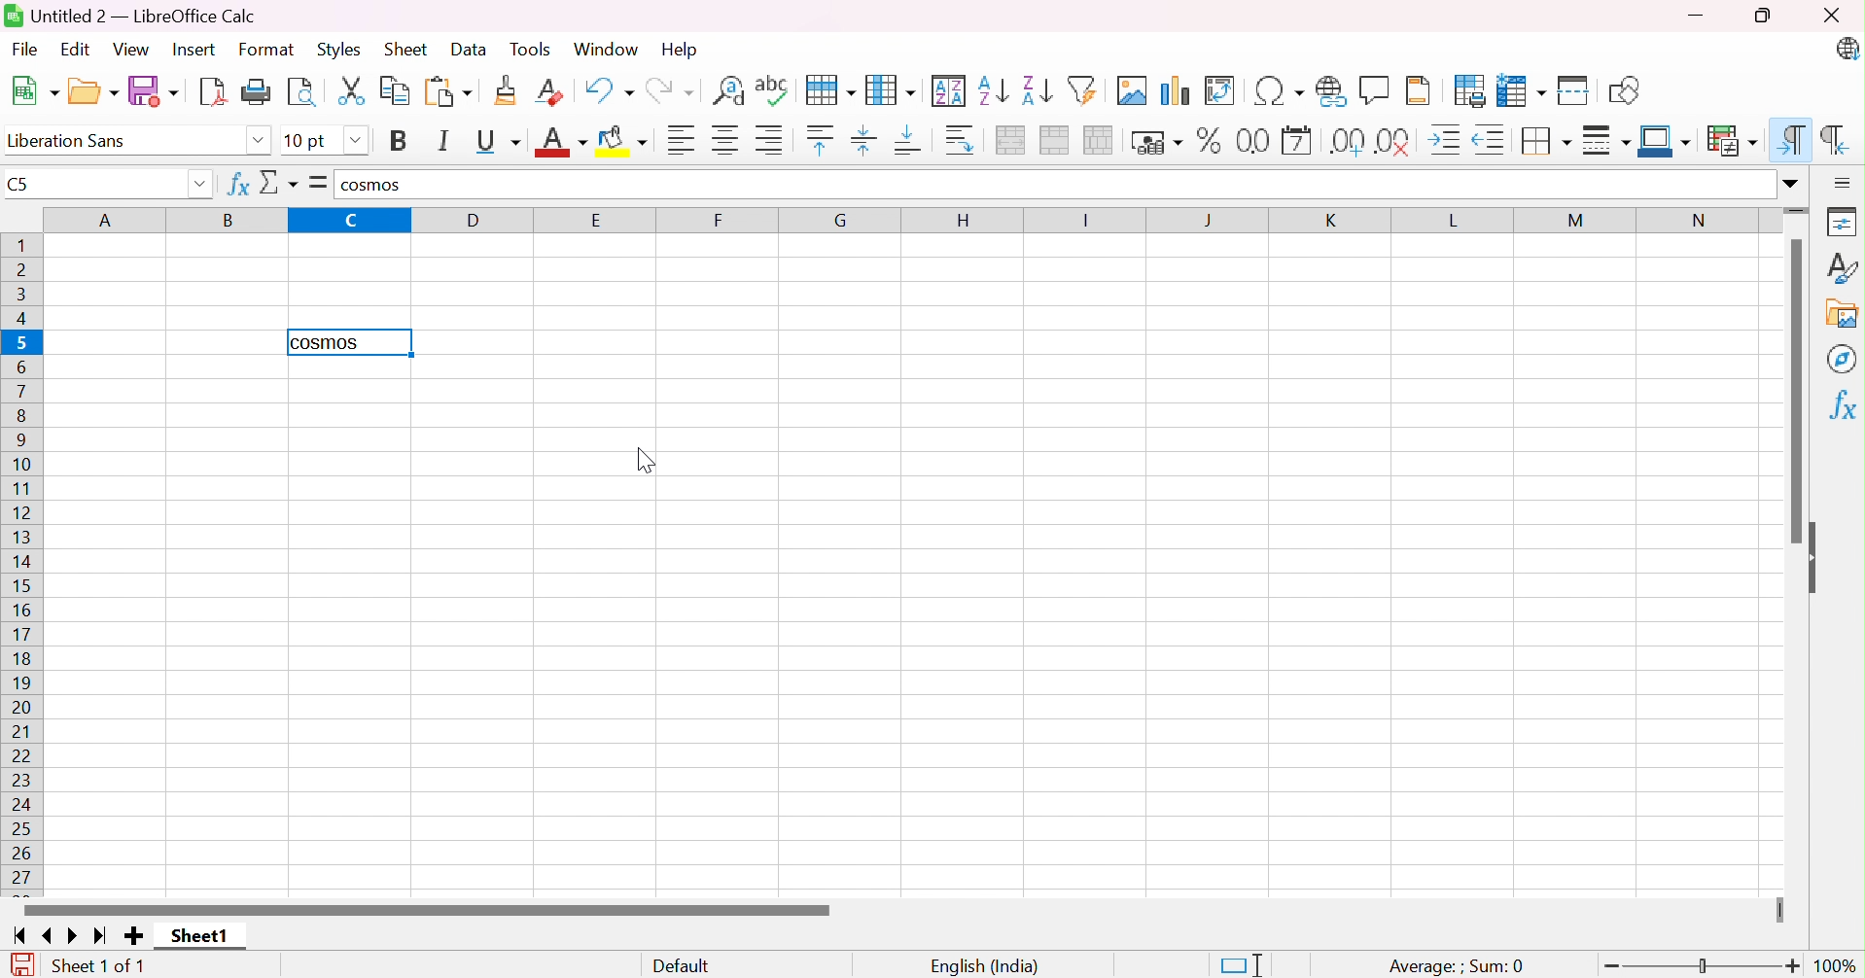 This screenshot has width=1865, height=978. What do you see at coordinates (1449, 140) in the screenshot?
I see `Increase Indent` at bounding box center [1449, 140].